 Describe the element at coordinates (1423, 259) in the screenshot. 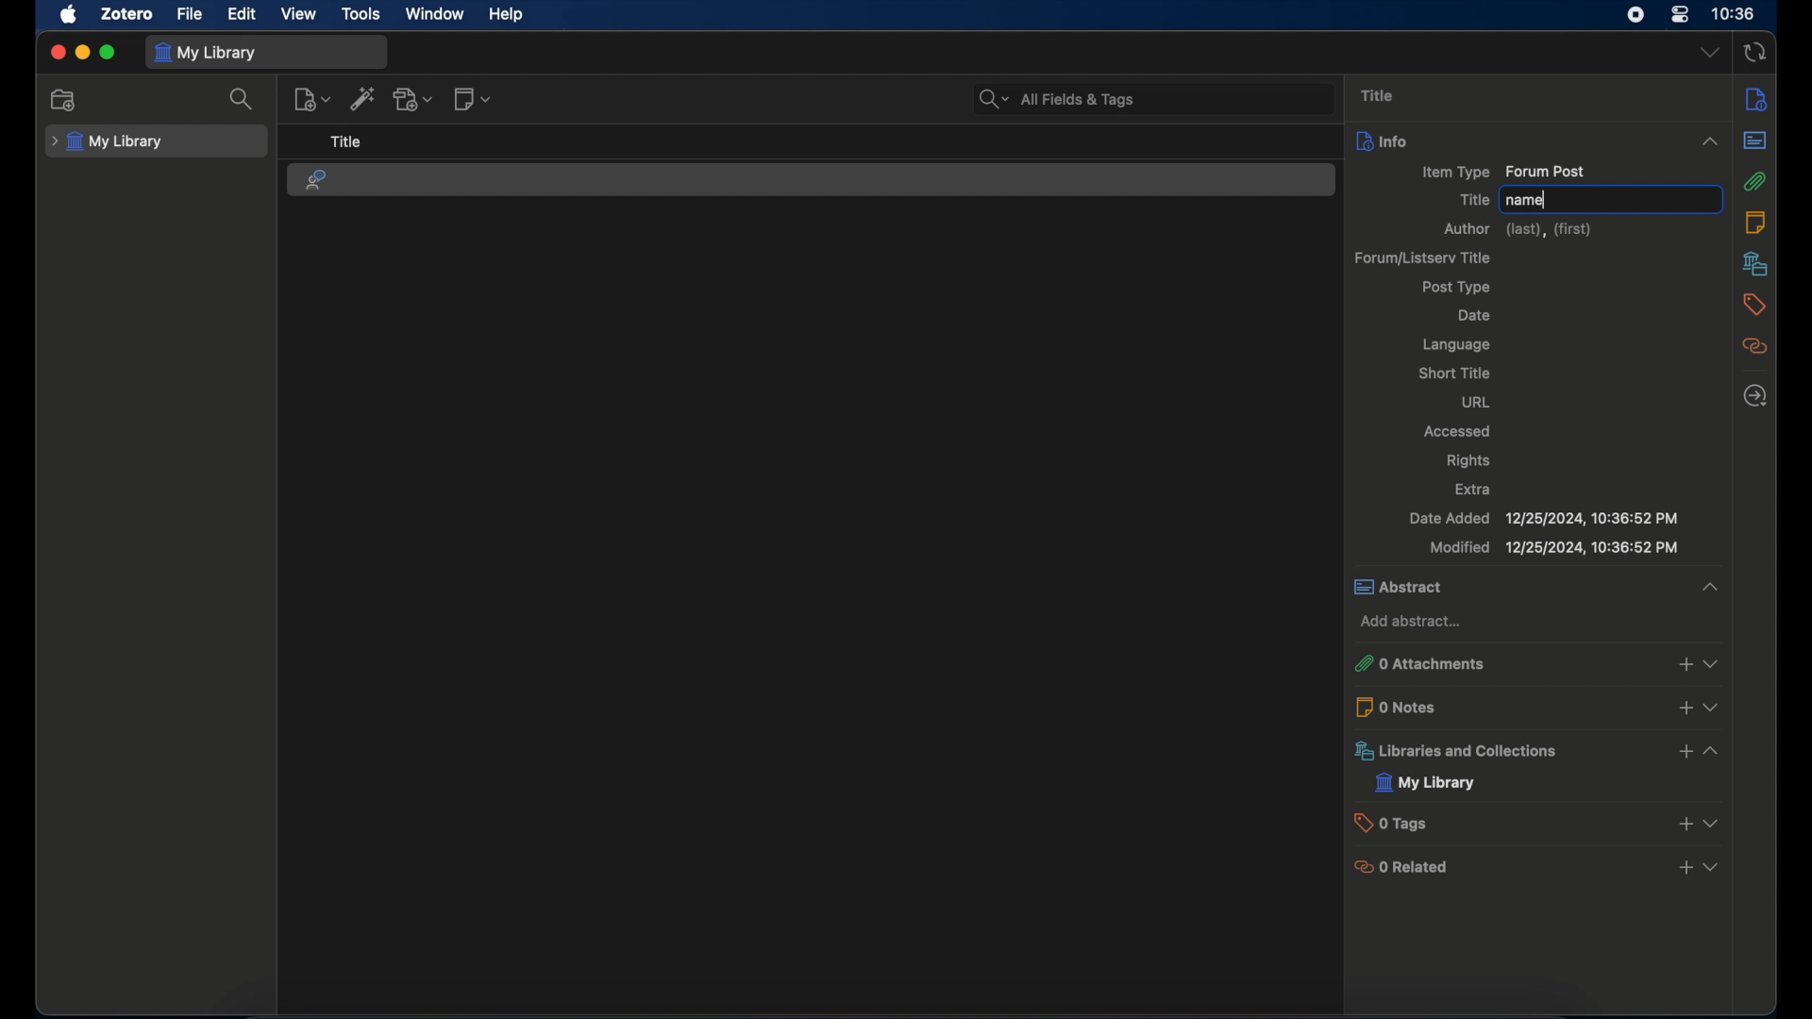

I see `forum/listerv` at that location.